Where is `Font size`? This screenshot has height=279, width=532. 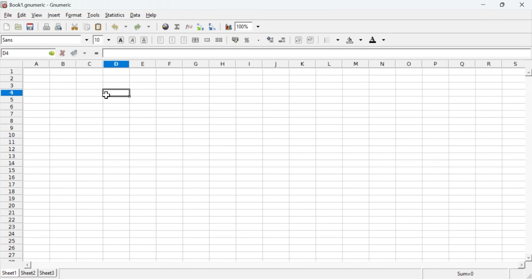
Font size is located at coordinates (102, 40).